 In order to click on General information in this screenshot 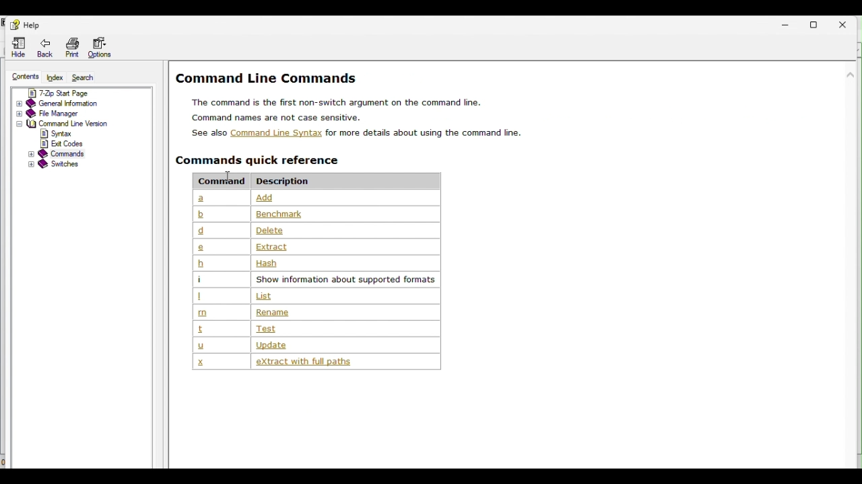, I will do `click(72, 104)`.